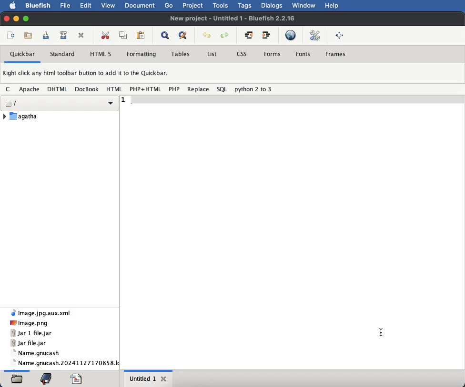  What do you see at coordinates (64, 55) in the screenshot?
I see `standard ` at bounding box center [64, 55].